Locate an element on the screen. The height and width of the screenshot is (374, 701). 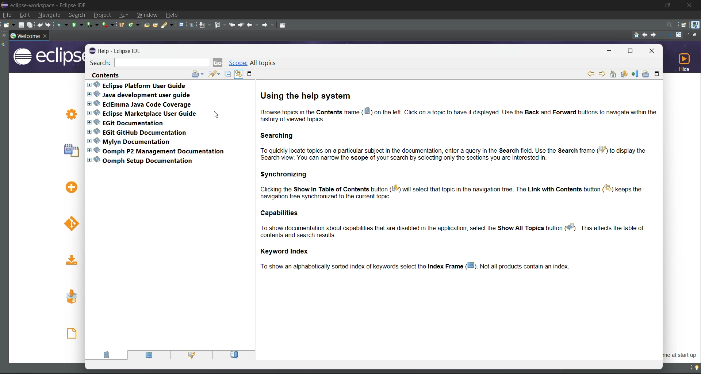
print is located at coordinates (198, 75).